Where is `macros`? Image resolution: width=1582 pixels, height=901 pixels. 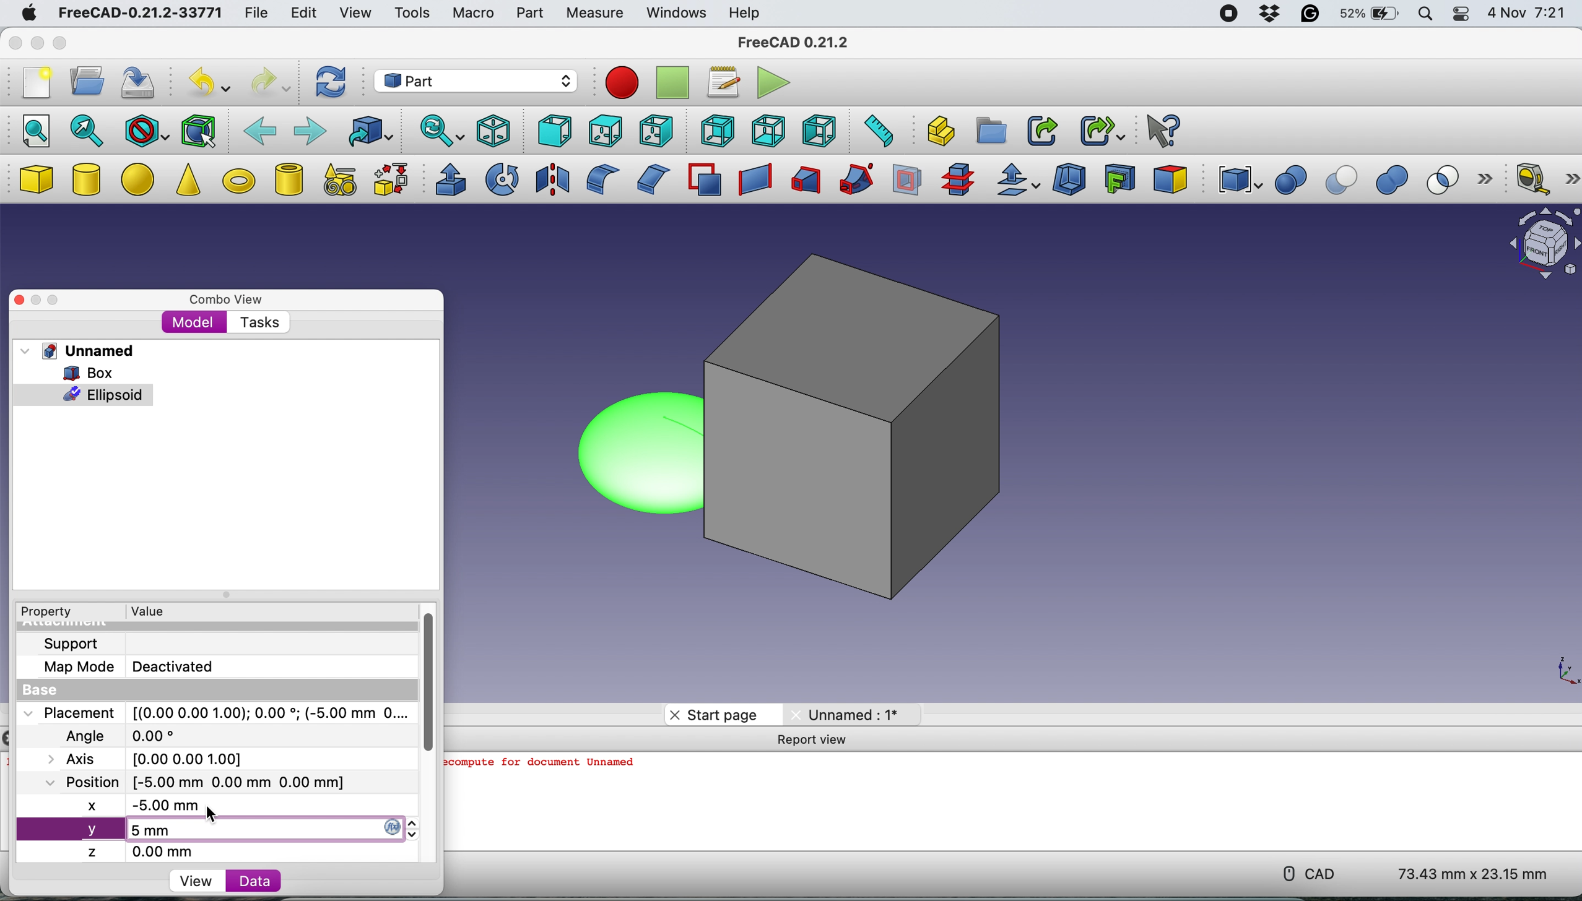
macros is located at coordinates (720, 83).